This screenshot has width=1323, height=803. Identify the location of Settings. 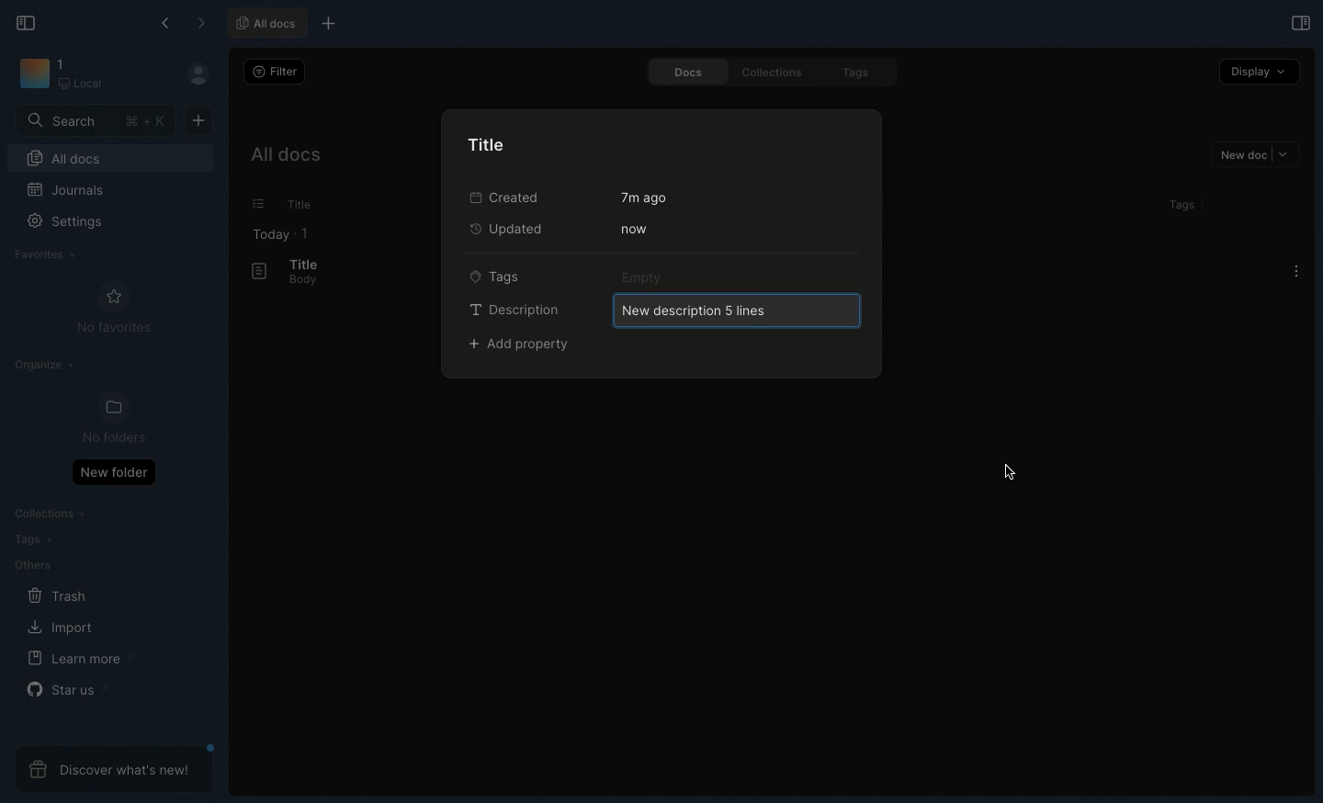
(75, 228).